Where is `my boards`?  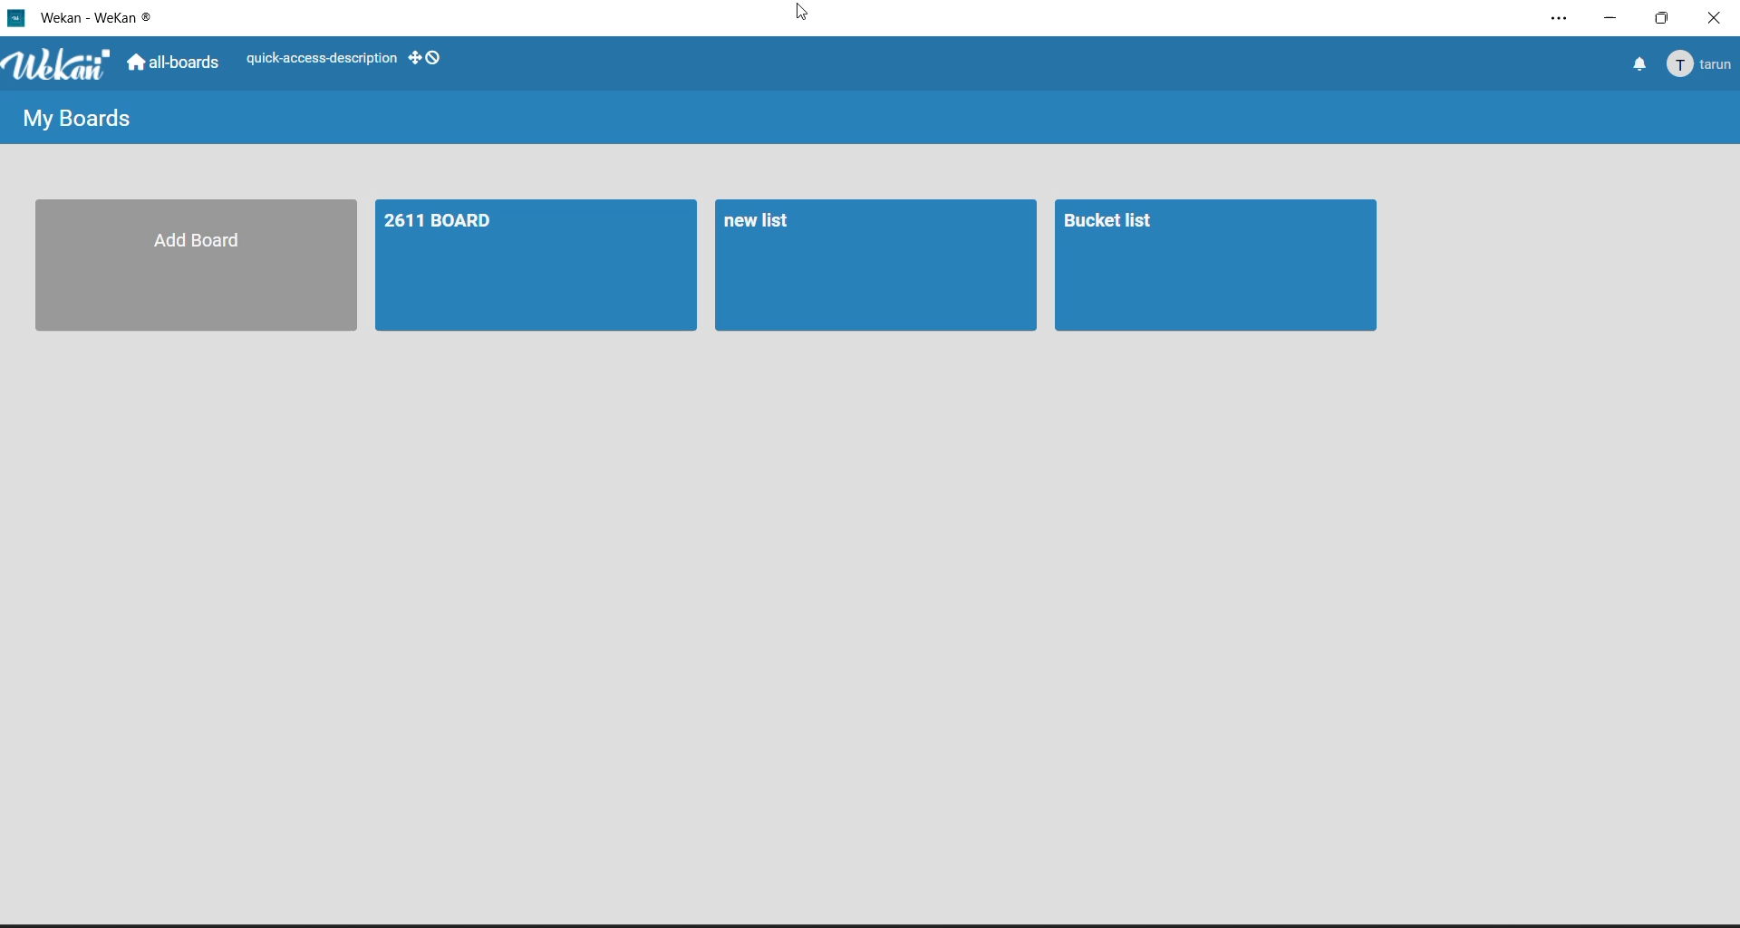
my boards is located at coordinates (75, 121).